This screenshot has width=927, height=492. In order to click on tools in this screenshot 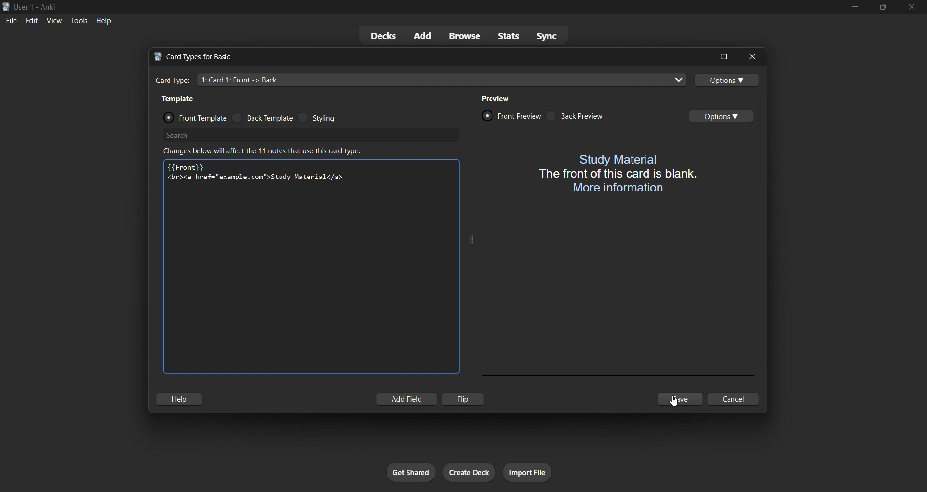, I will do `click(77, 22)`.